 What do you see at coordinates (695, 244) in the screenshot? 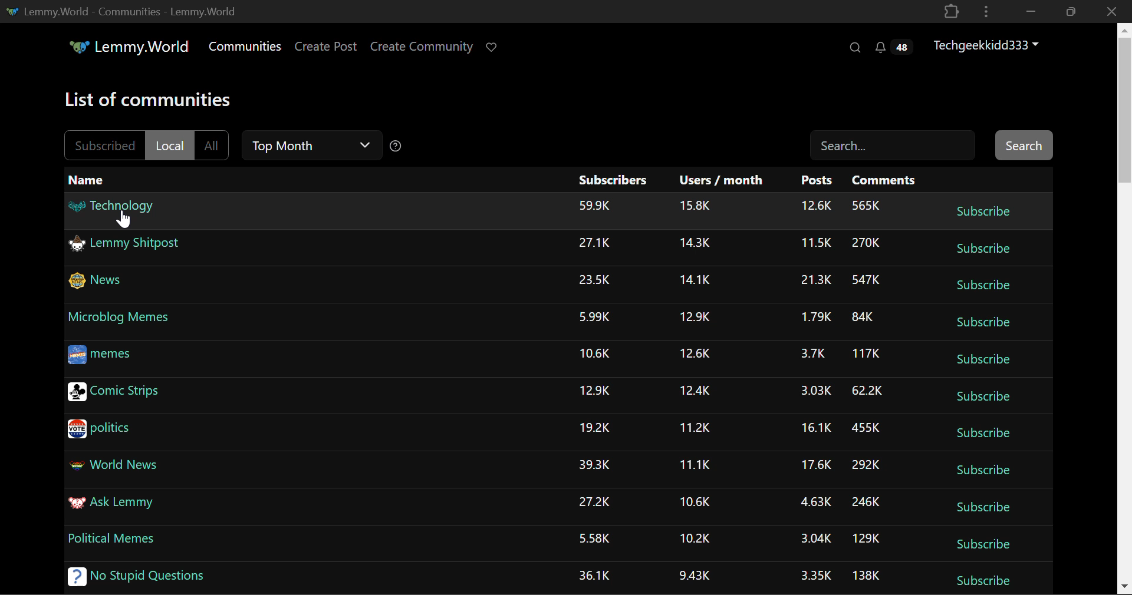
I see `Amount ` at bounding box center [695, 244].